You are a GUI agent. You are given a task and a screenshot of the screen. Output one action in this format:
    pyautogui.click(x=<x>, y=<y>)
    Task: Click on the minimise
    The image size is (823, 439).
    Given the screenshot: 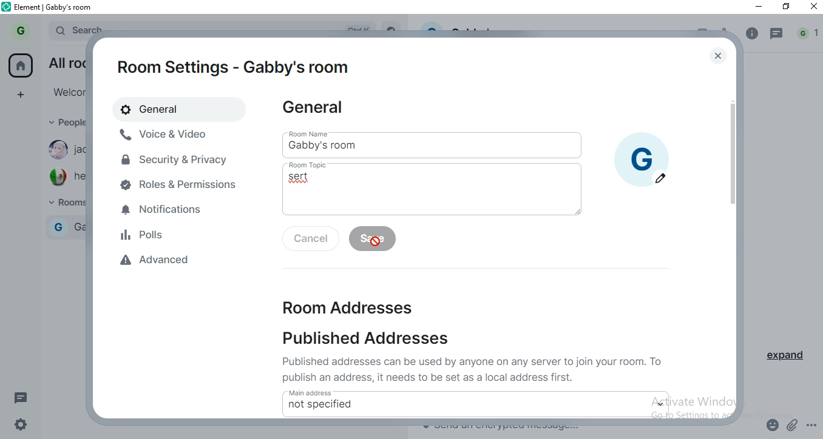 What is the action you would take?
    pyautogui.click(x=759, y=8)
    